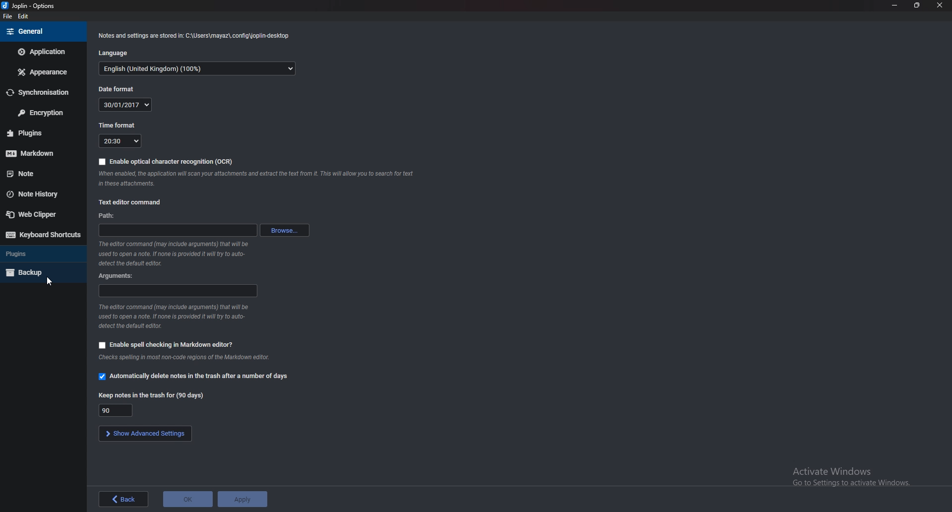 The image size is (952, 512). I want to click on Encryption, so click(41, 112).